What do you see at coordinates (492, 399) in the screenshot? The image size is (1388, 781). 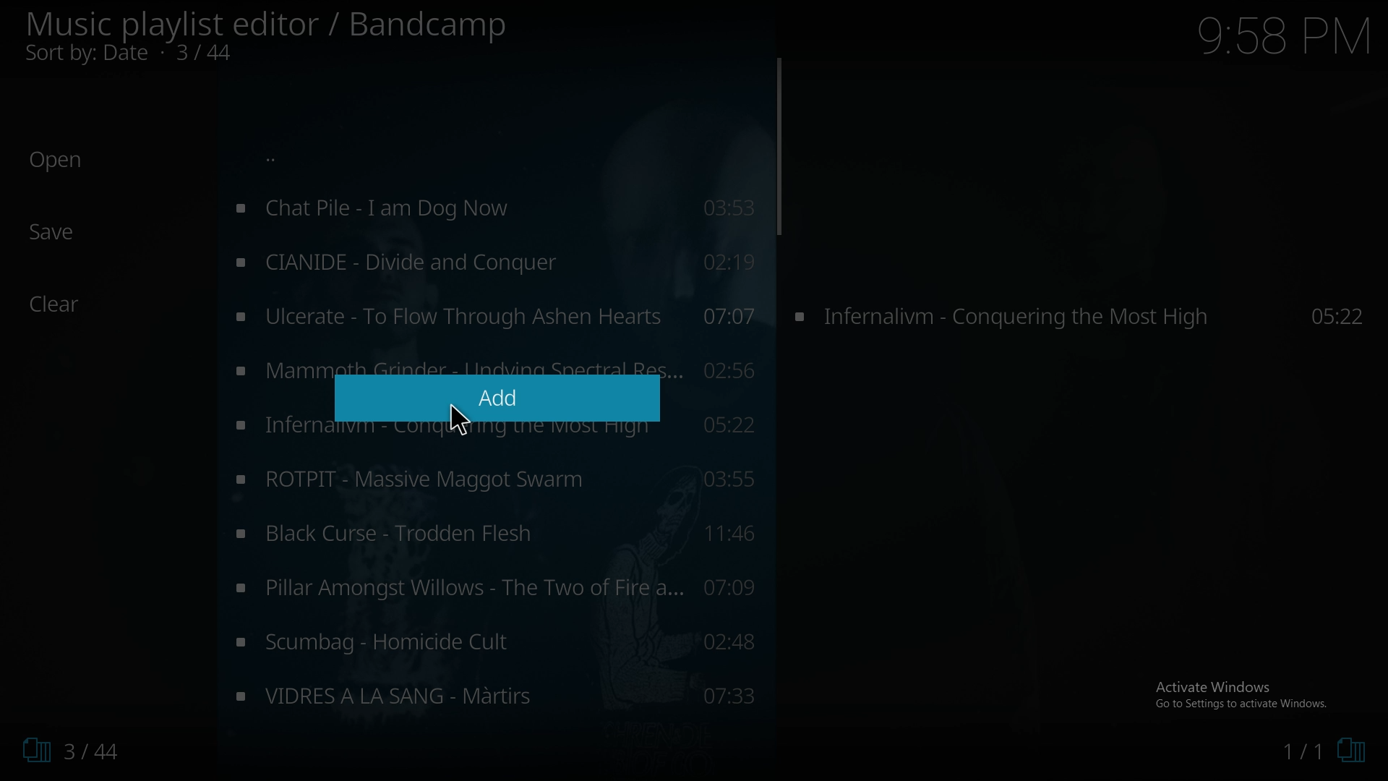 I see `add` at bounding box center [492, 399].